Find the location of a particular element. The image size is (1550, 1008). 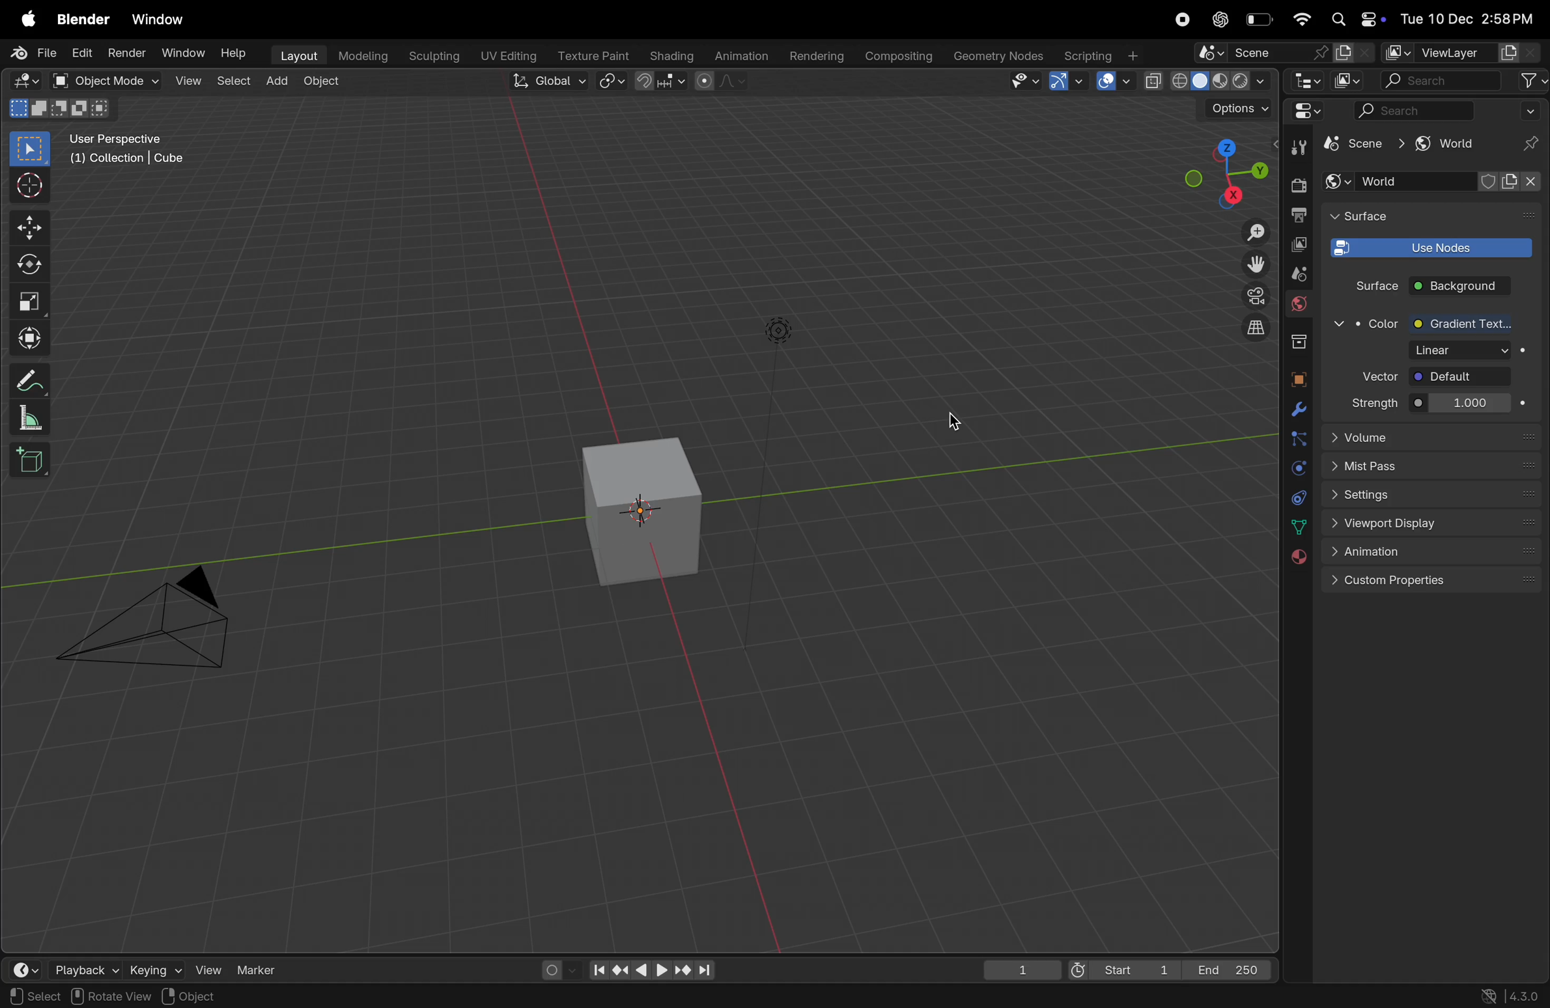

view is located at coordinates (186, 81).